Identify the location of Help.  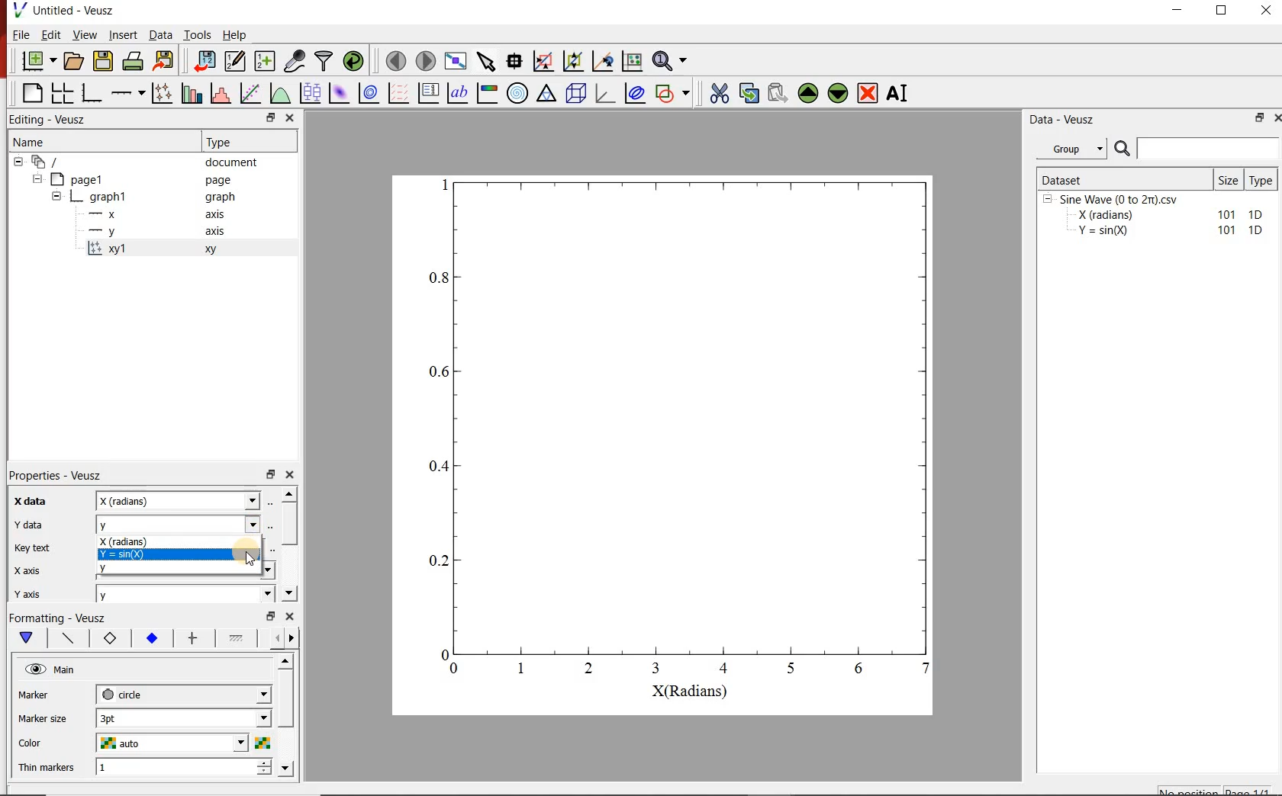
(234, 35).